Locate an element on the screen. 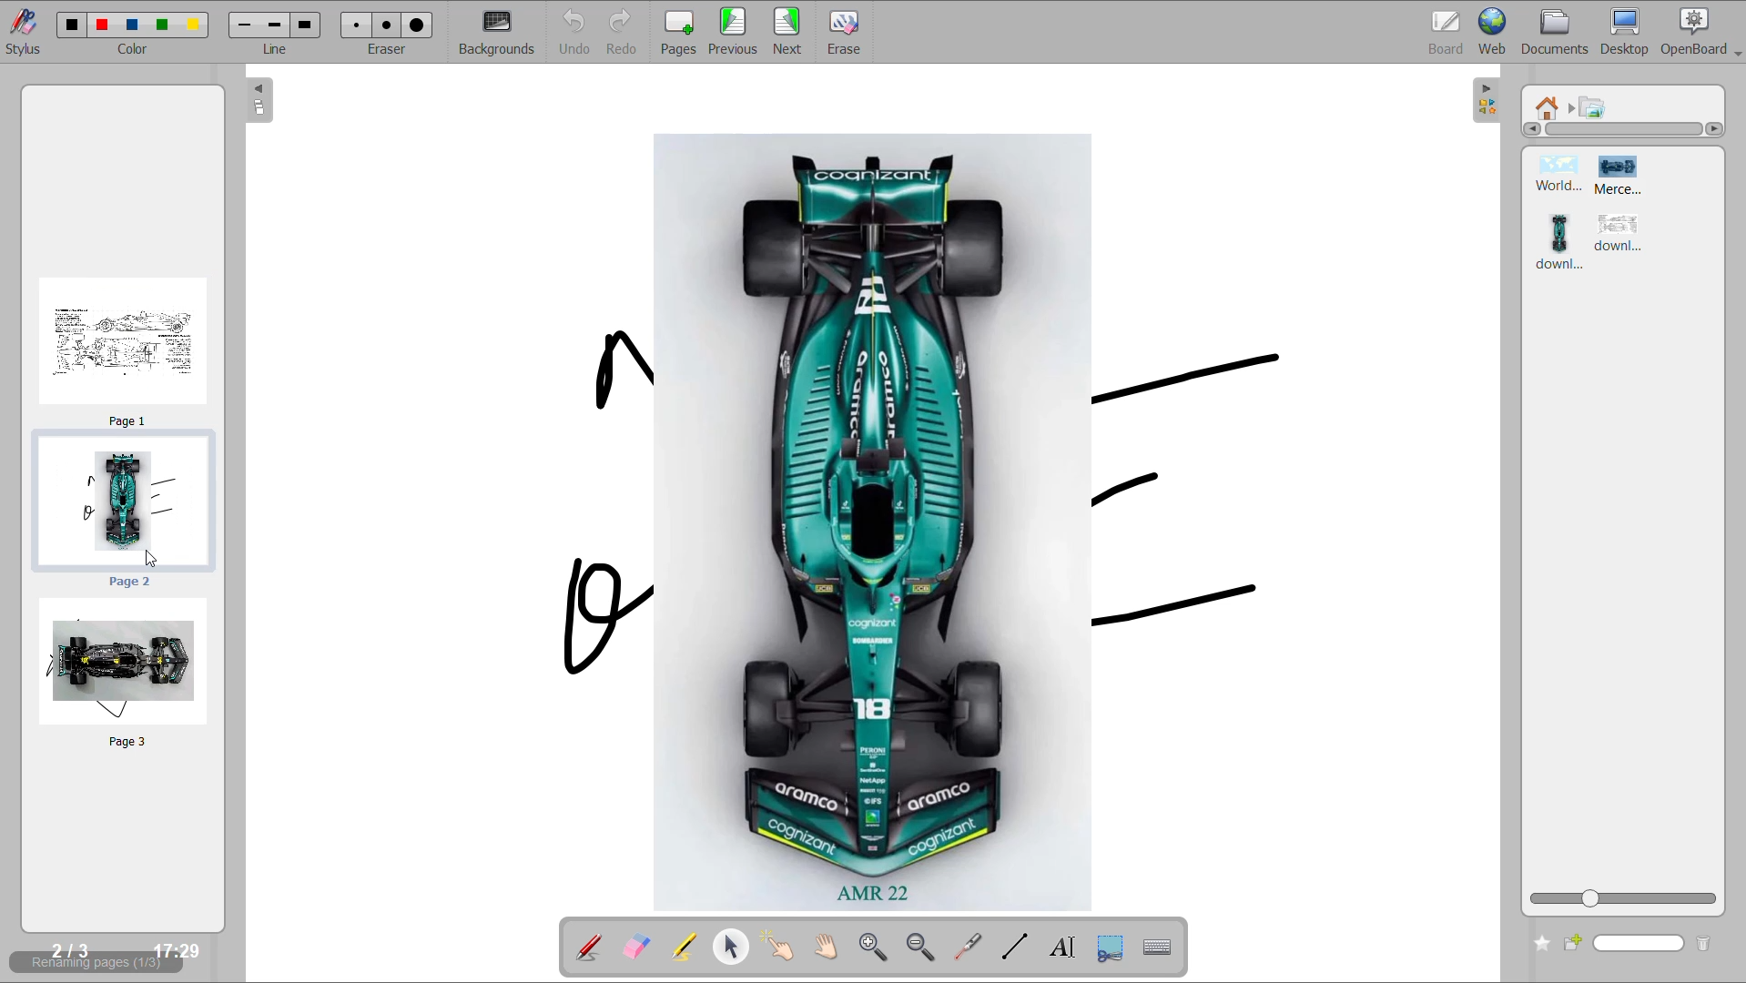 Image resolution: width=1746 pixels, height=983 pixels. color 1 is located at coordinates (67, 25).